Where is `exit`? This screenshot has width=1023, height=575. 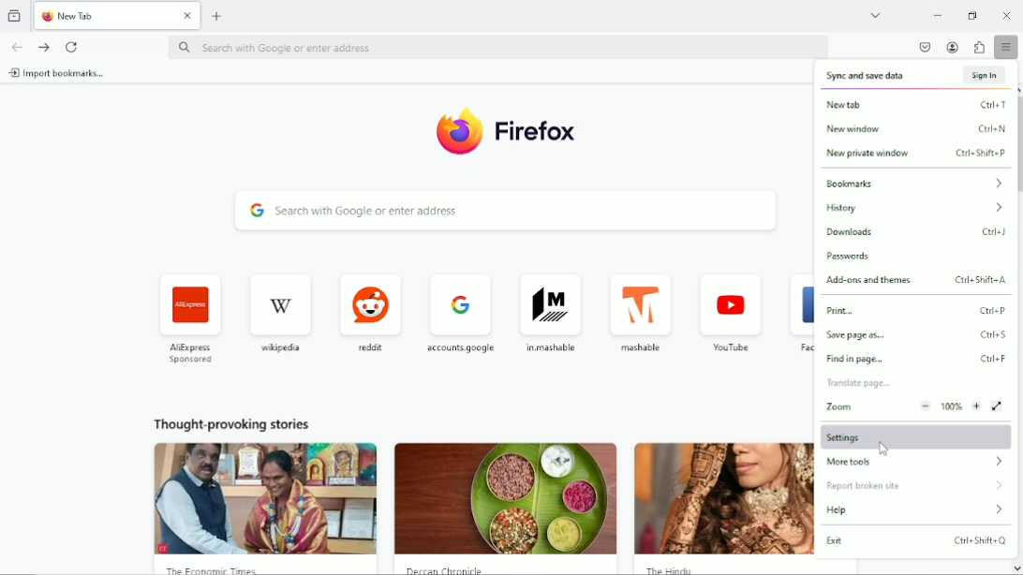
exit is located at coordinates (920, 540).